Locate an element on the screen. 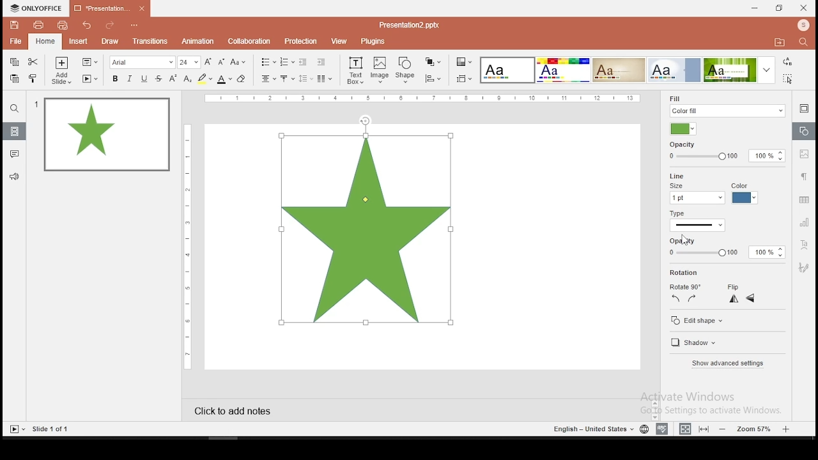 The height and width of the screenshot is (460, 818). fit to slide is located at coordinates (704, 429).